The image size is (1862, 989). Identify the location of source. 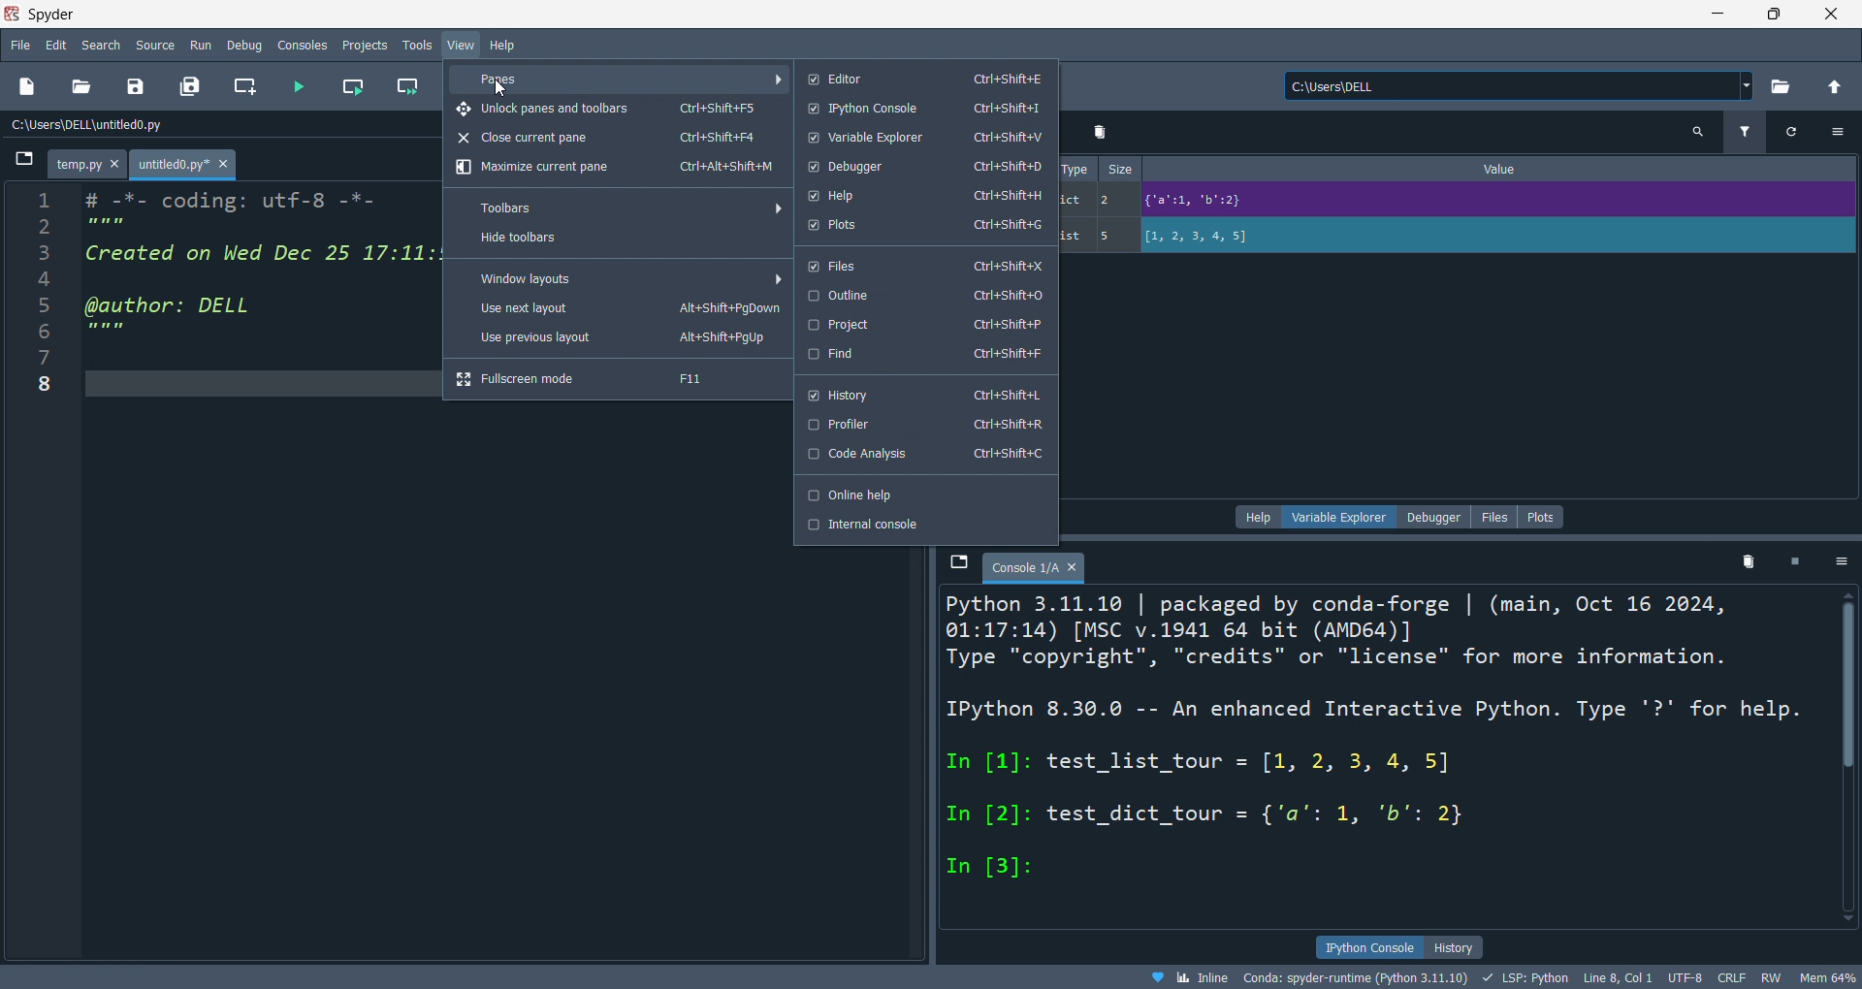
(154, 44).